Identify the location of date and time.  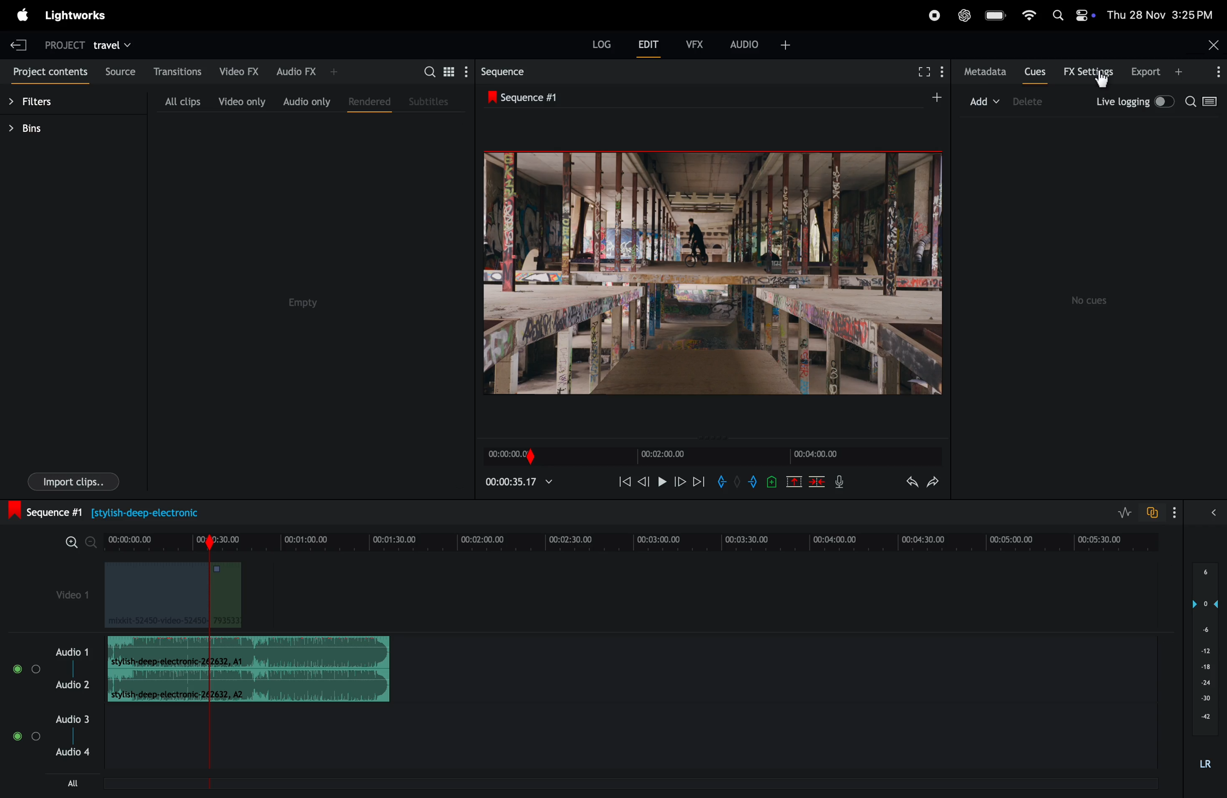
(1162, 15).